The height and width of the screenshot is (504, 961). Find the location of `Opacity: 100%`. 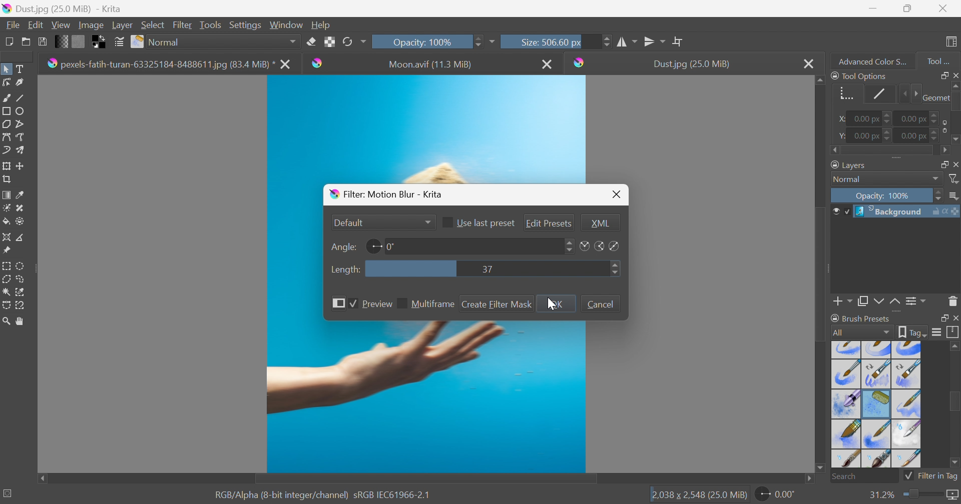

Opacity: 100% is located at coordinates (884, 196).